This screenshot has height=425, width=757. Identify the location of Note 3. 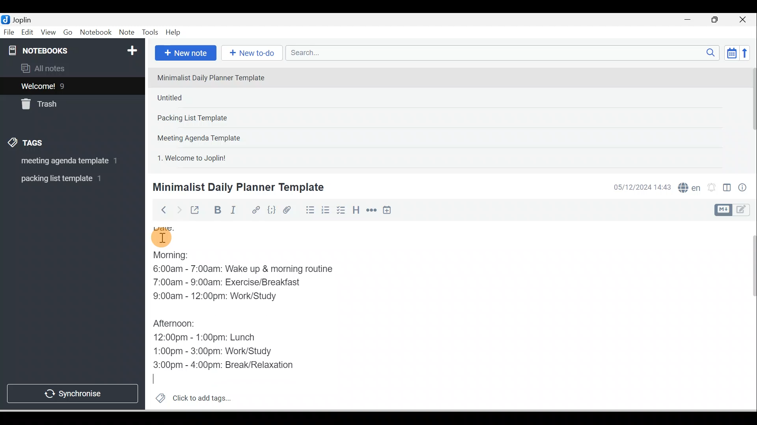
(217, 118).